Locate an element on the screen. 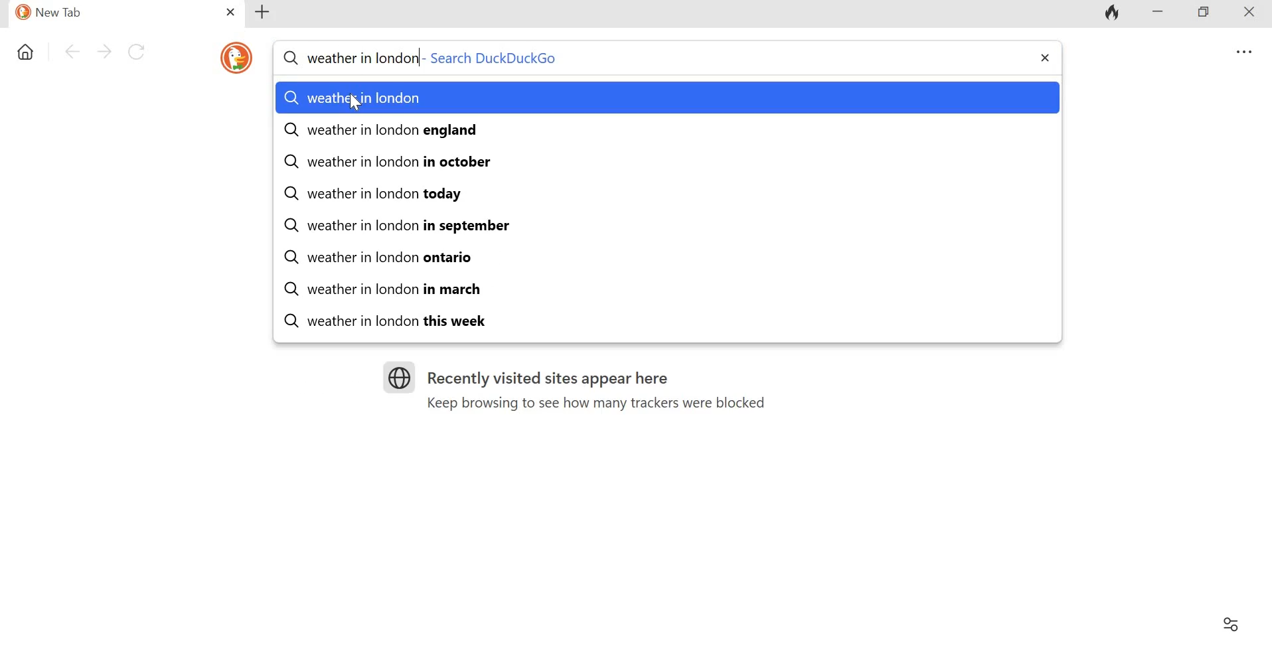 This screenshot has height=665, width=1272. Add new tab is located at coordinates (263, 13).